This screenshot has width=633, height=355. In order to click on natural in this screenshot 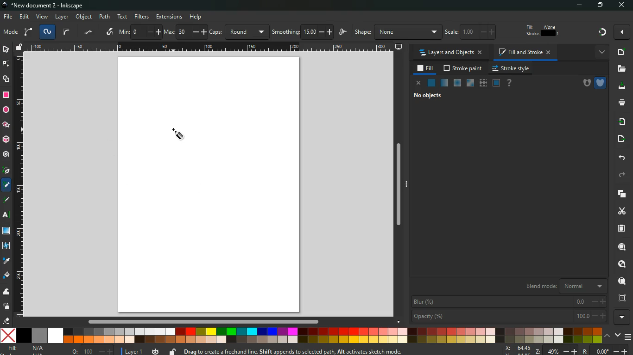, I will do `click(431, 82)`.